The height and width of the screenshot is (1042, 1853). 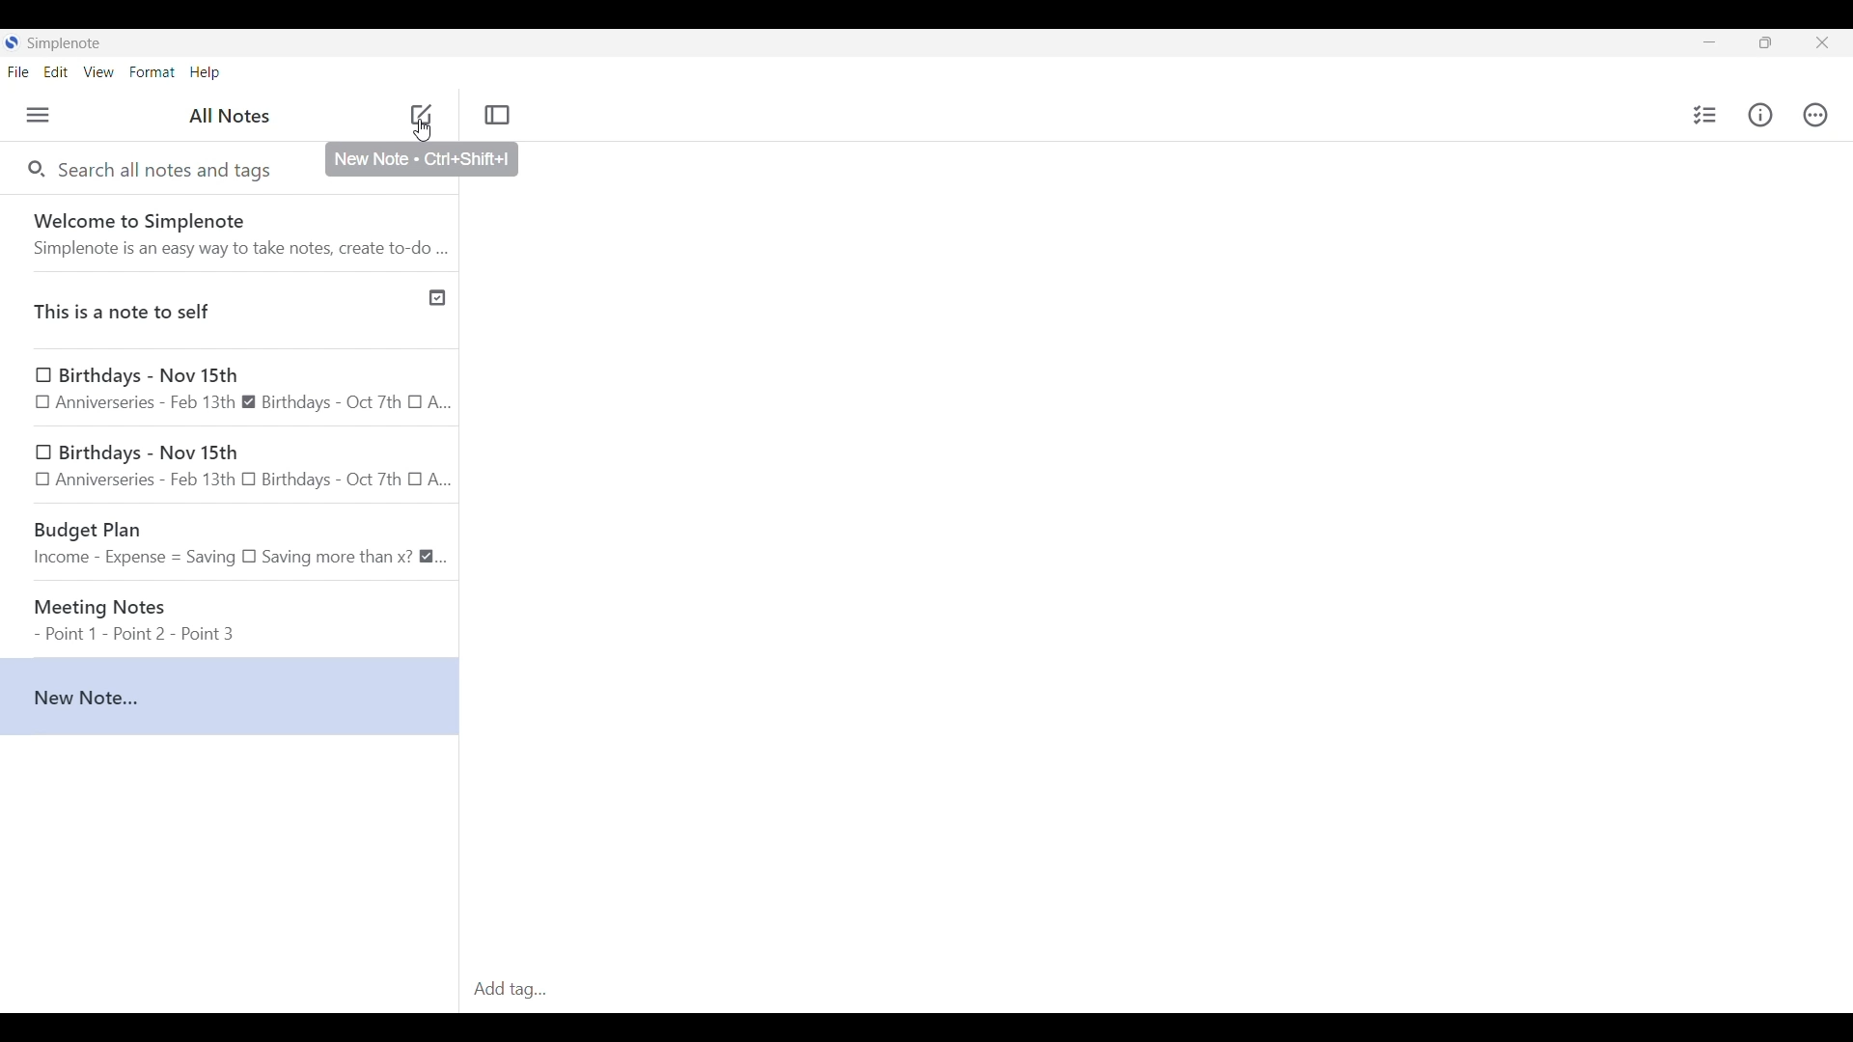 I want to click on Add new note, so click(x=421, y=115).